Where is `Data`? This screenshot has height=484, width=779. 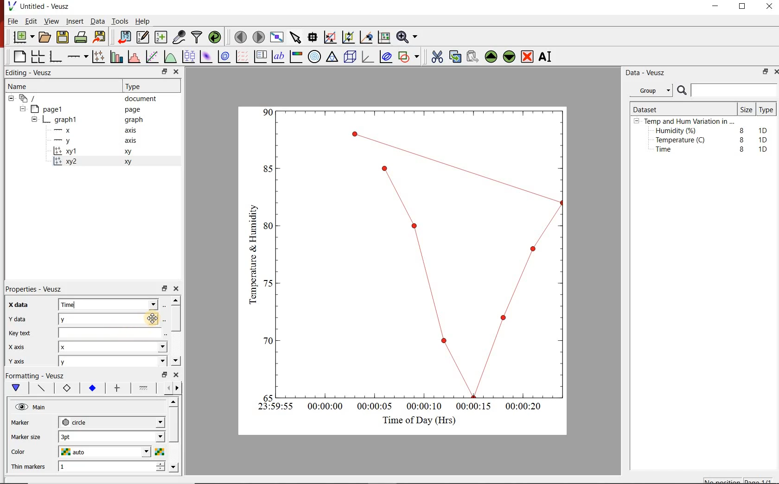 Data is located at coordinates (96, 21).